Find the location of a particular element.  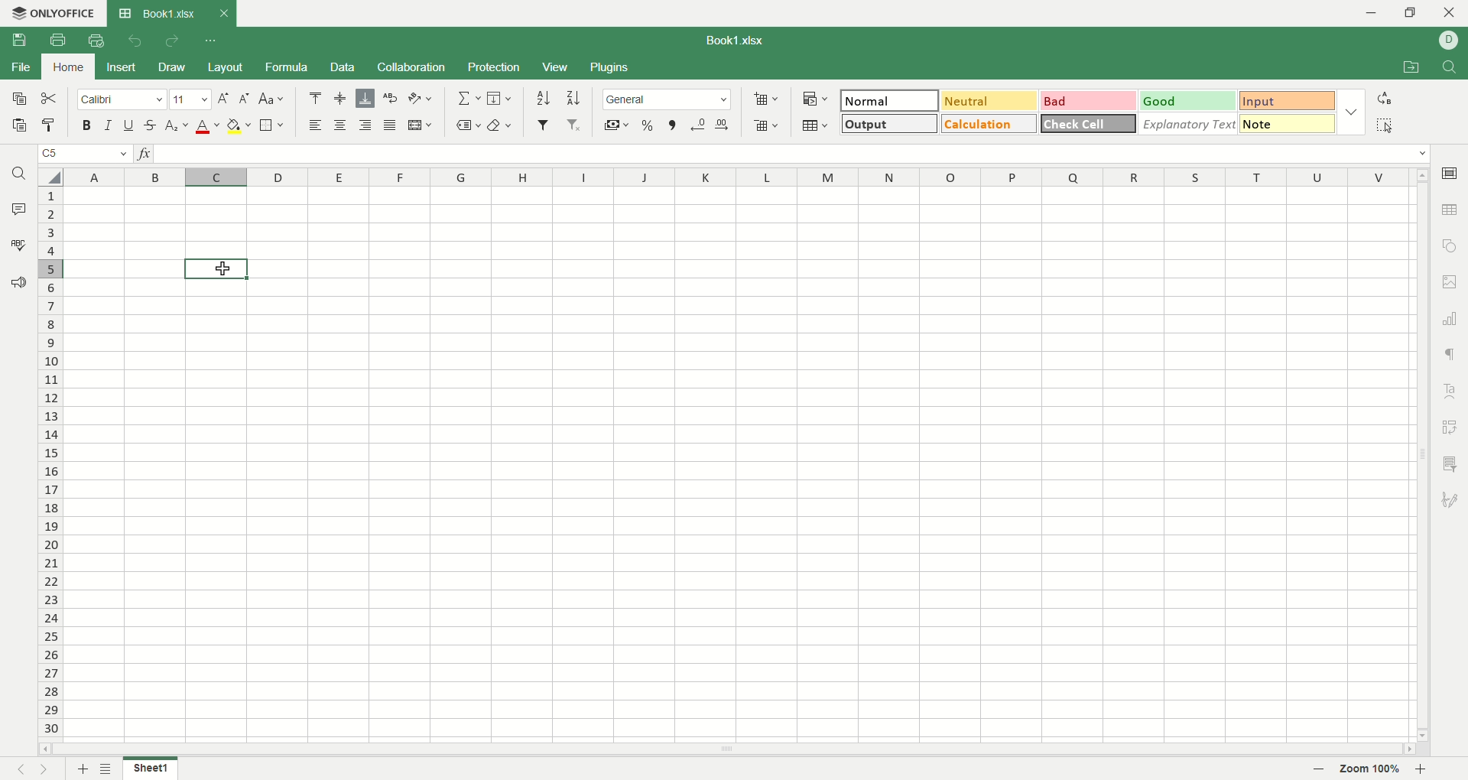

Book1.xslx is located at coordinates (171, 13).